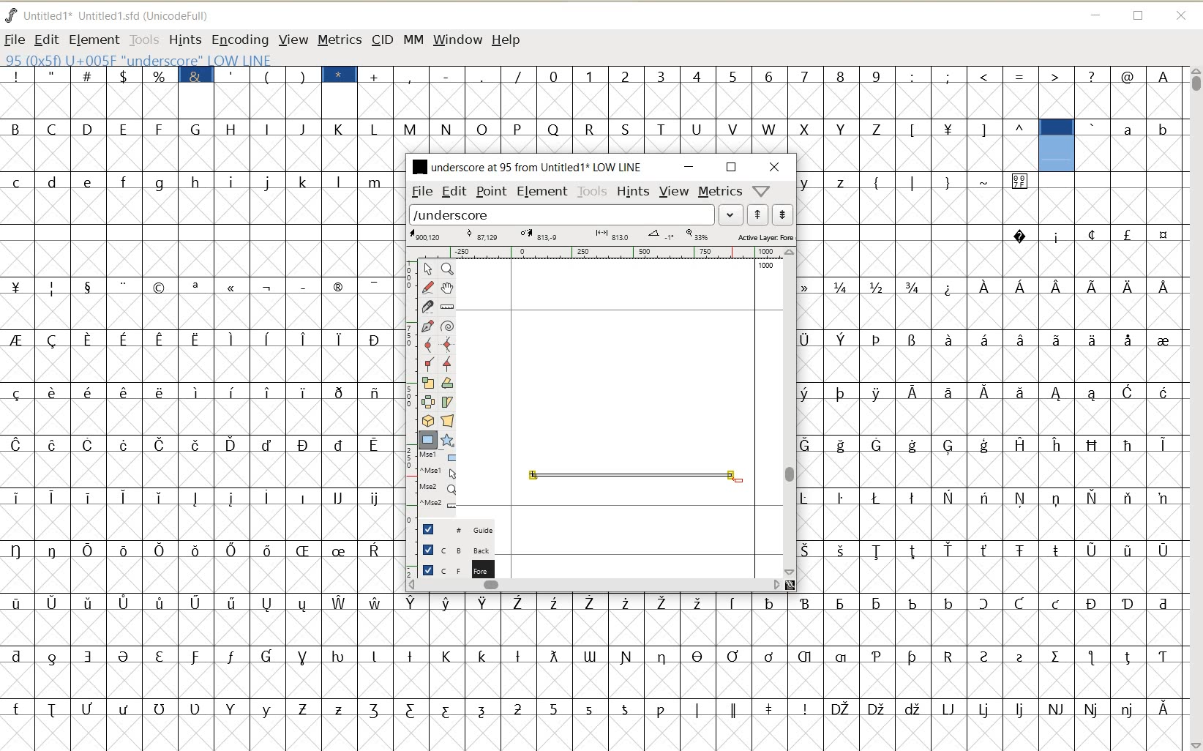 This screenshot has width=1203, height=751. Describe the element at coordinates (790, 413) in the screenshot. I see `SCROLLBAR` at that location.